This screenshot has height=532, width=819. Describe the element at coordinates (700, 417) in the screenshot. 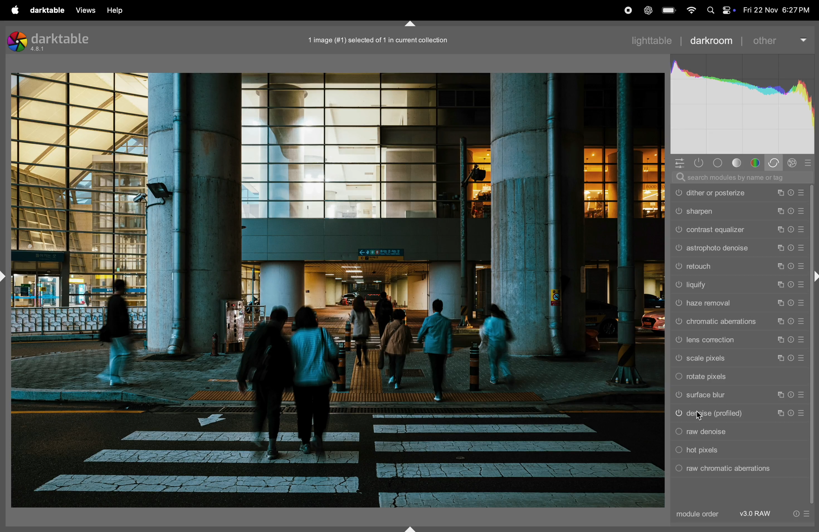

I see `cursor` at that location.